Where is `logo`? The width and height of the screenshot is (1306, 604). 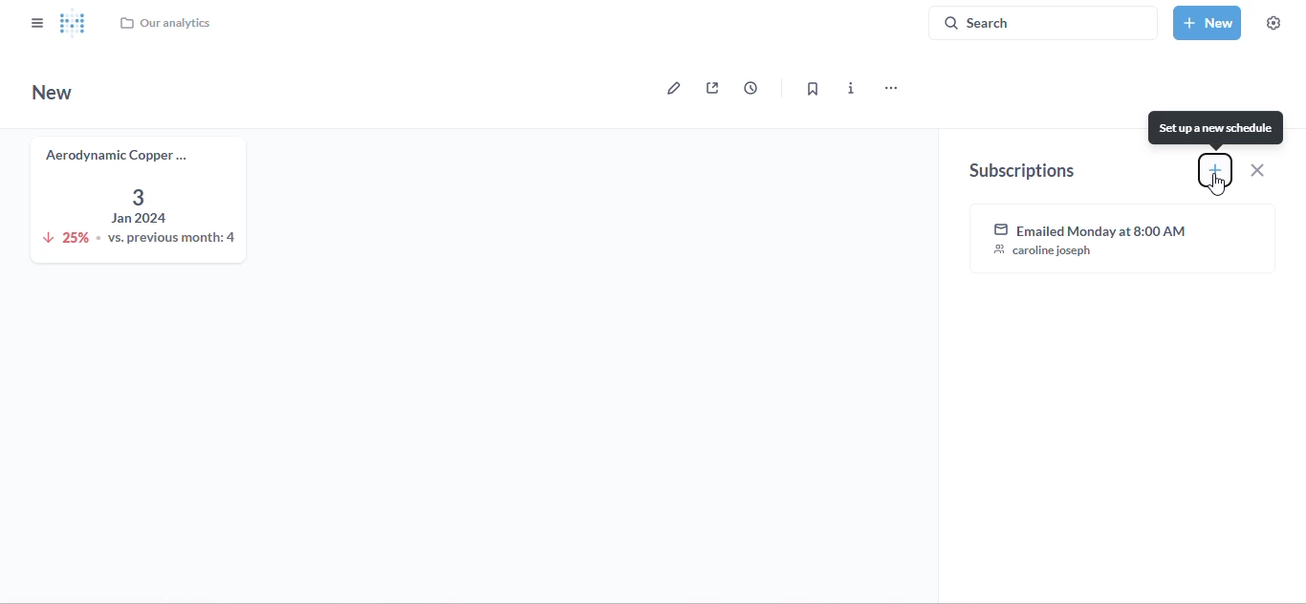 logo is located at coordinates (74, 22).